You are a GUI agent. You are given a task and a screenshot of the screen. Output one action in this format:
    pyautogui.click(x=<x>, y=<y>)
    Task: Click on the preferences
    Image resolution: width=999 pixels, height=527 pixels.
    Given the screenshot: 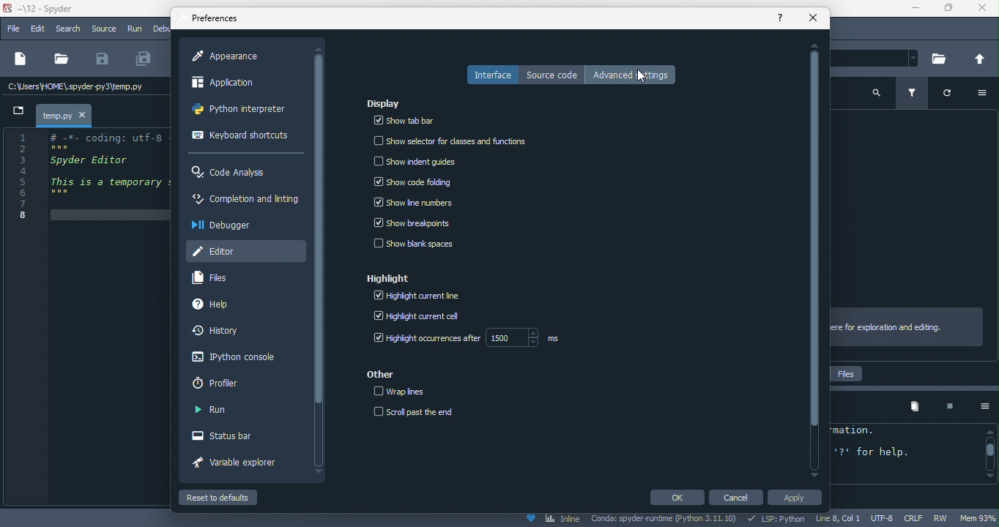 What is the action you would take?
    pyautogui.click(x=217, y=19)
    